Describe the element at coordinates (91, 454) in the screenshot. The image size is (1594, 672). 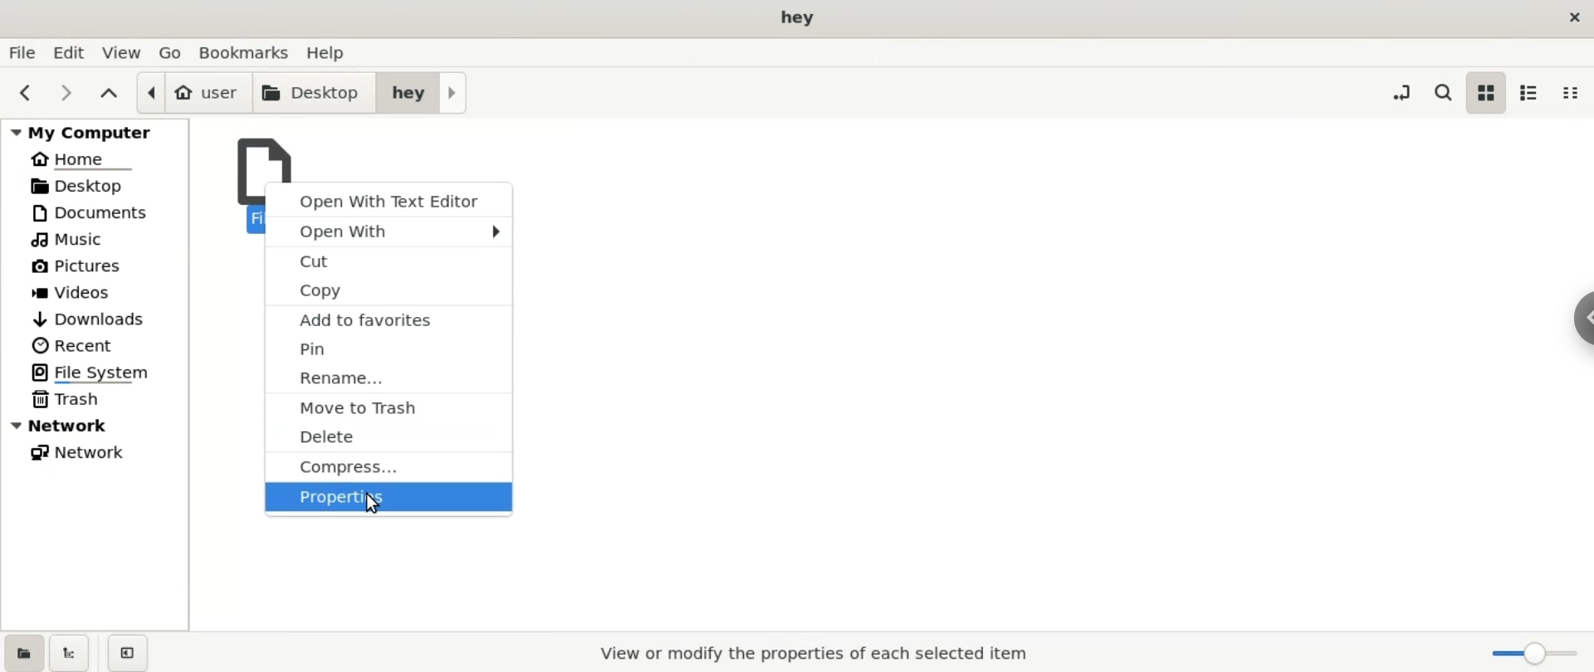
I see `network` at that location.